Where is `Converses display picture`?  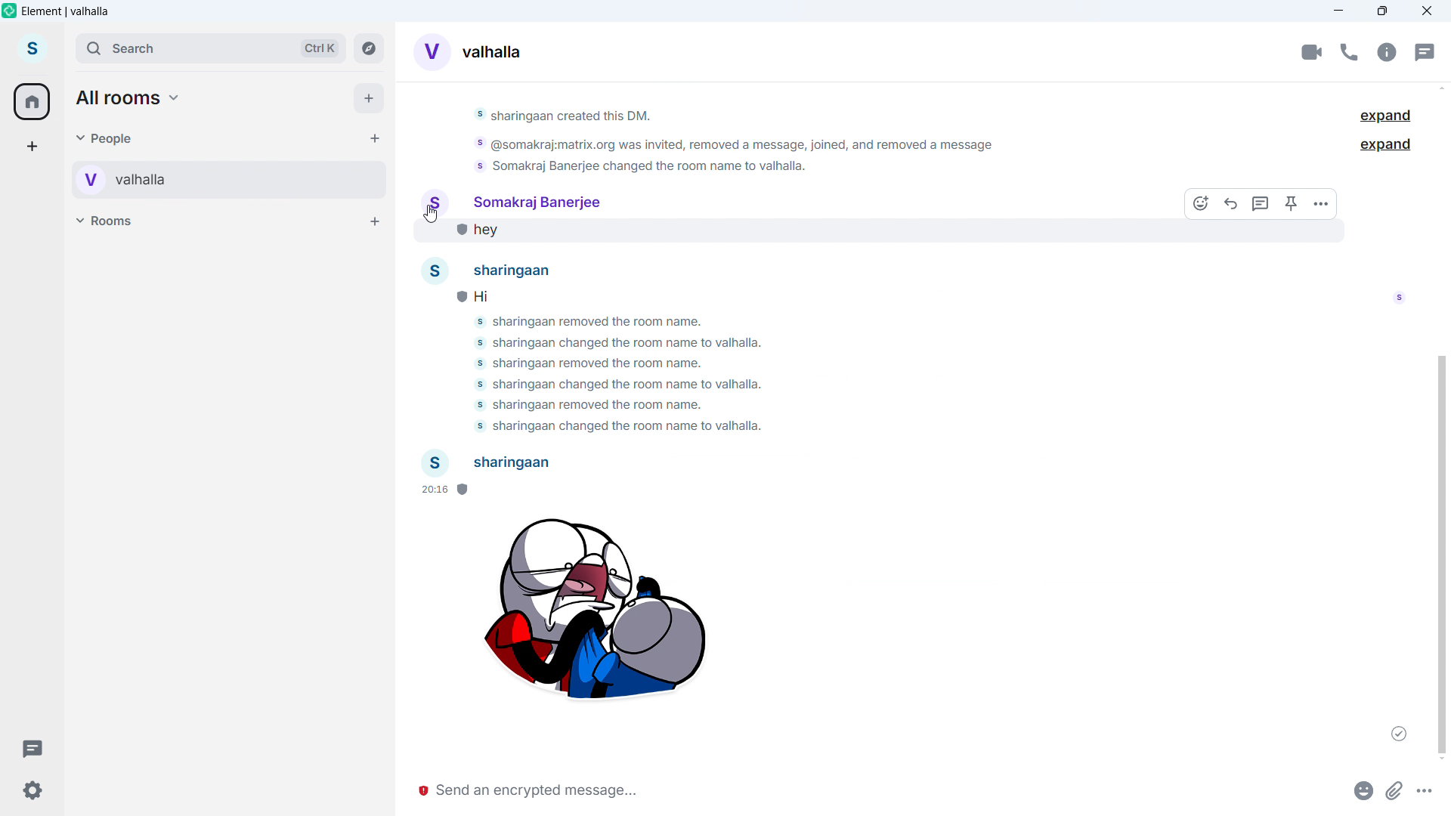
Converses display picture is located at coordinates (431, 50).